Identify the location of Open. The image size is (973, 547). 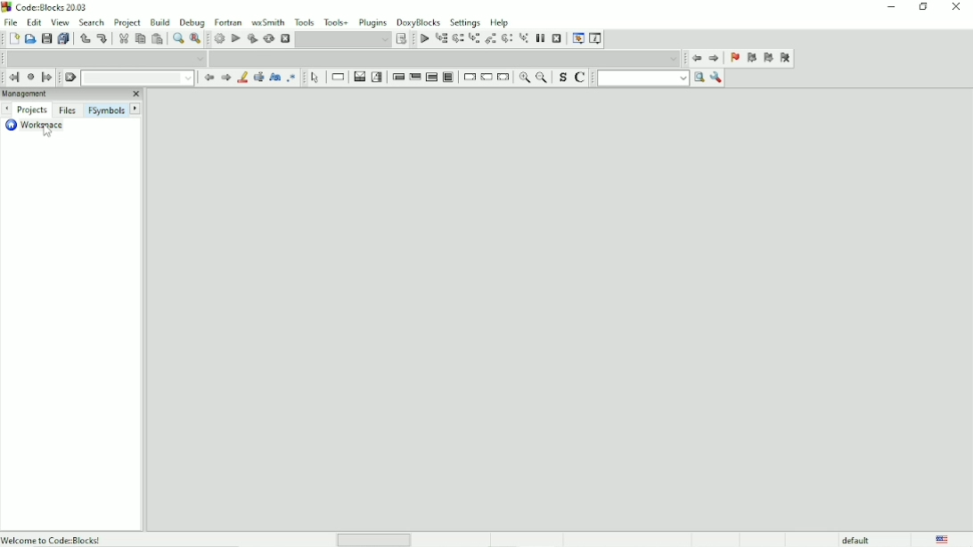
(30, 39).